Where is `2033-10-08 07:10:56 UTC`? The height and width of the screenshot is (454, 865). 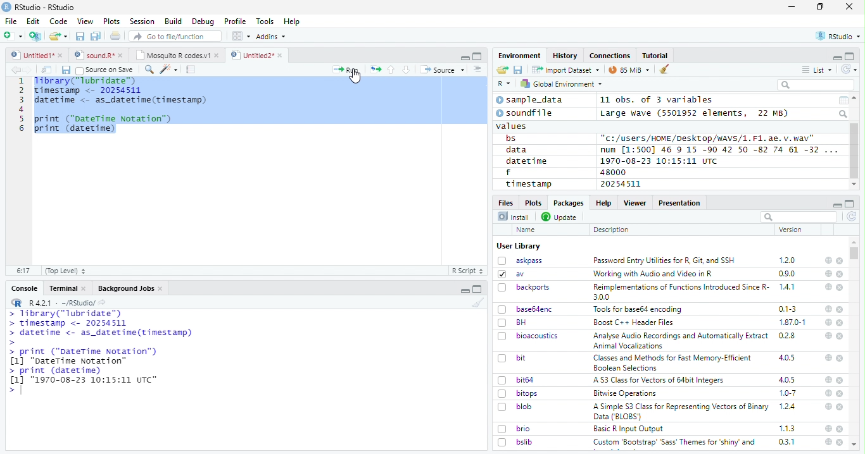
2033-10-08 07:10:56 UTC is located at coordinates (660, 161).